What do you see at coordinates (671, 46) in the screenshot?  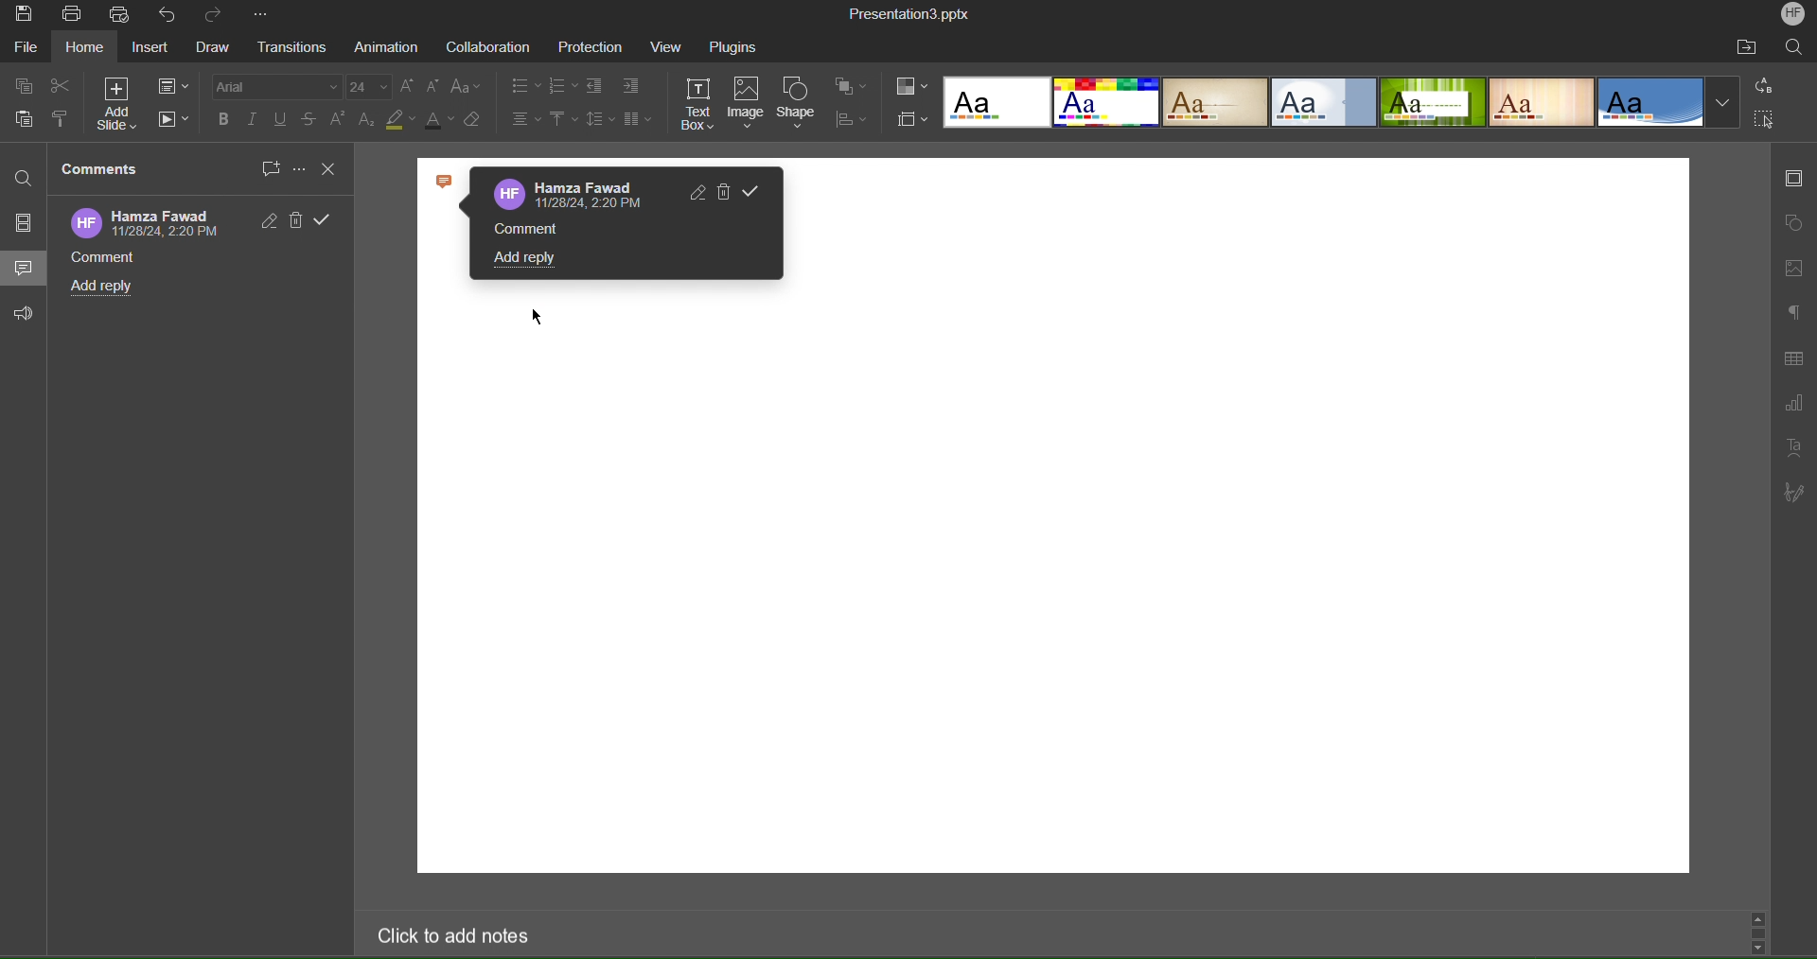 I see `View` at bounding box center [671, 46].